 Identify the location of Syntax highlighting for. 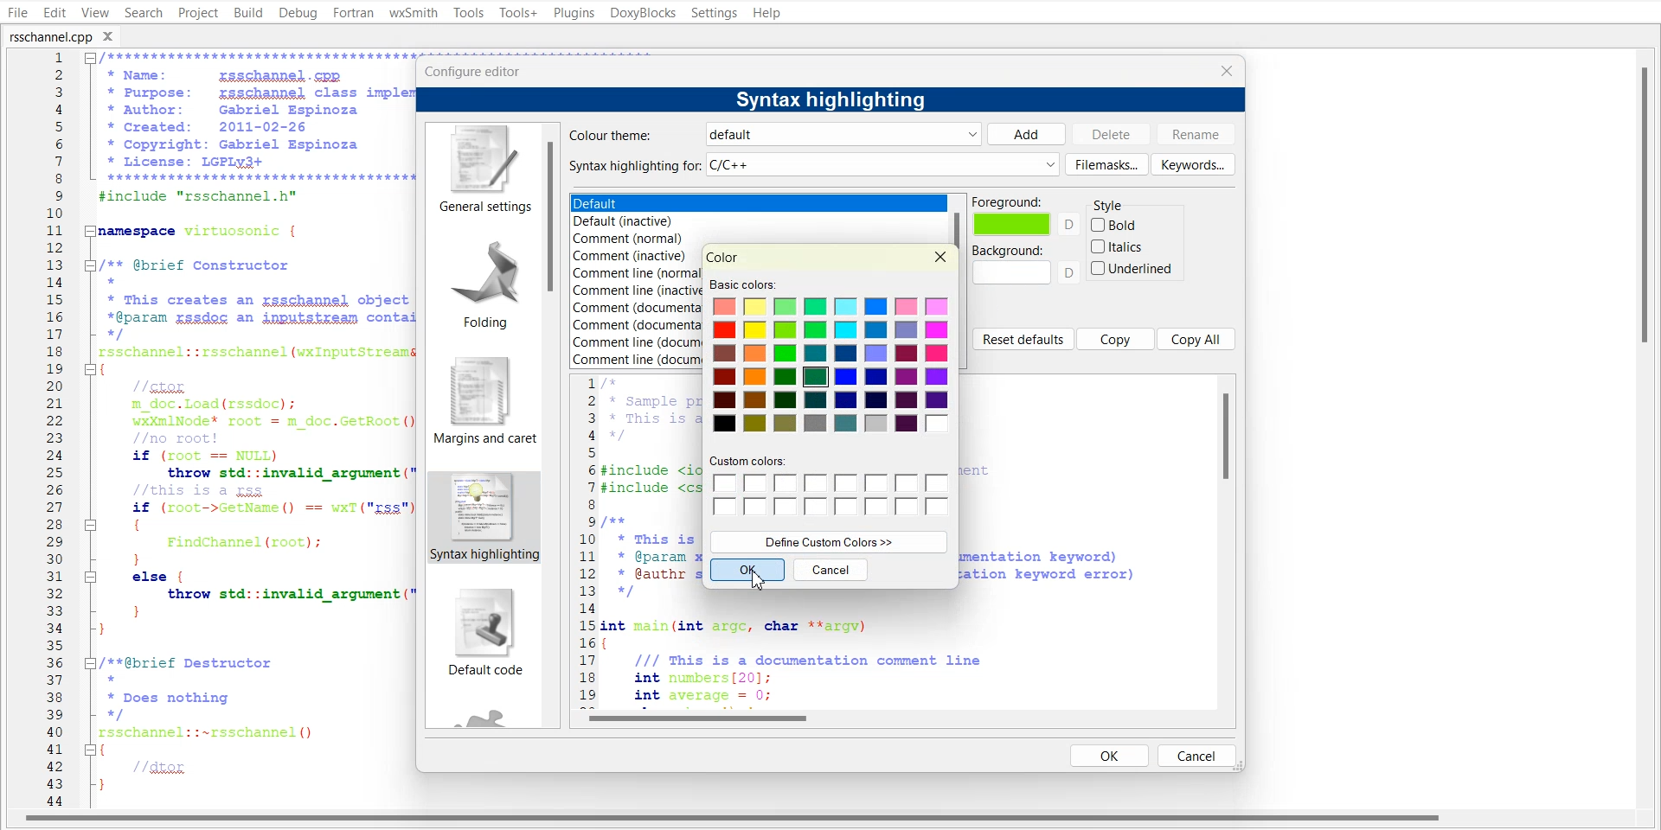
(813, 165).